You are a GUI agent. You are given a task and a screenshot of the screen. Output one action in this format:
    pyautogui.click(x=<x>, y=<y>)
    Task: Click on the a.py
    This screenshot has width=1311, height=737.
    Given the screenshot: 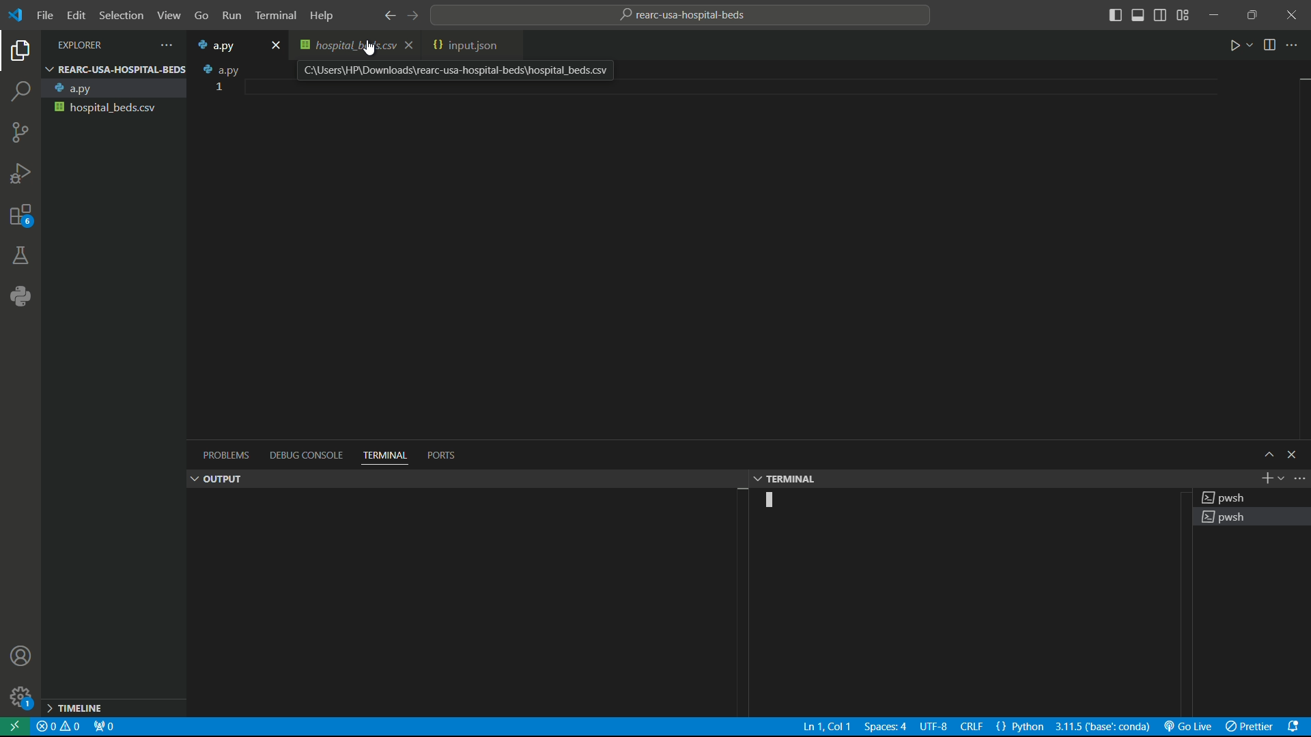 What is the action you would take?
    pyautogui.click(x=114, y=87)
    